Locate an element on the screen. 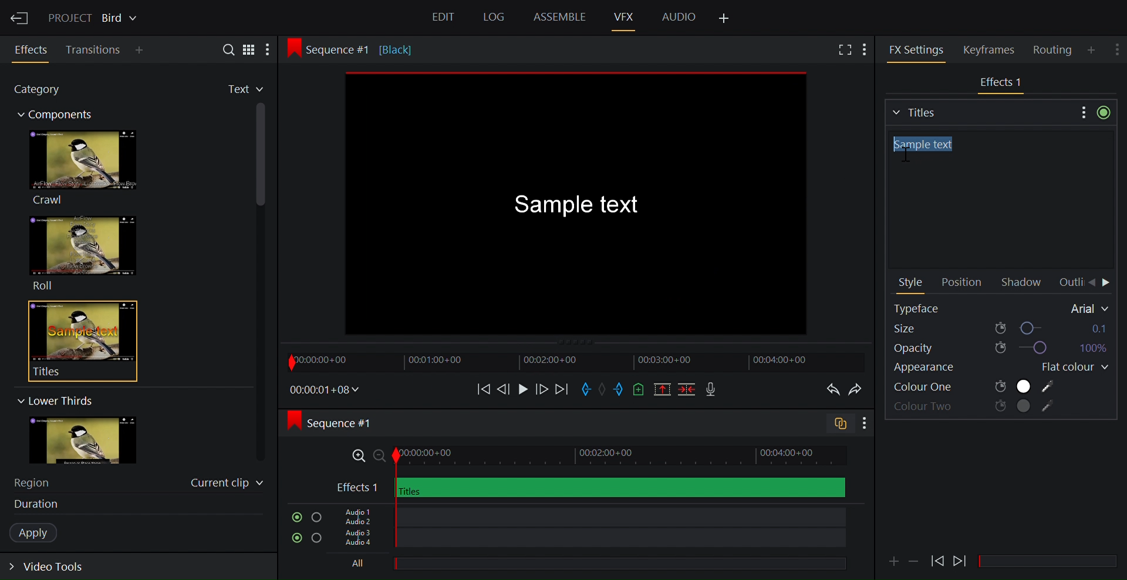 This screenshot has width=1127, height=580. Title name is located at coordinates (998, 200).